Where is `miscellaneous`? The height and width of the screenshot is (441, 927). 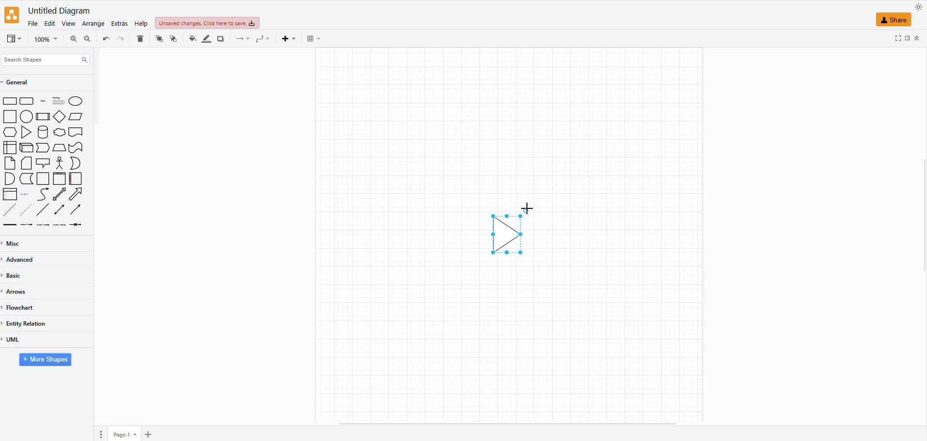 miscellaneous is located at coordinates (16, 242).